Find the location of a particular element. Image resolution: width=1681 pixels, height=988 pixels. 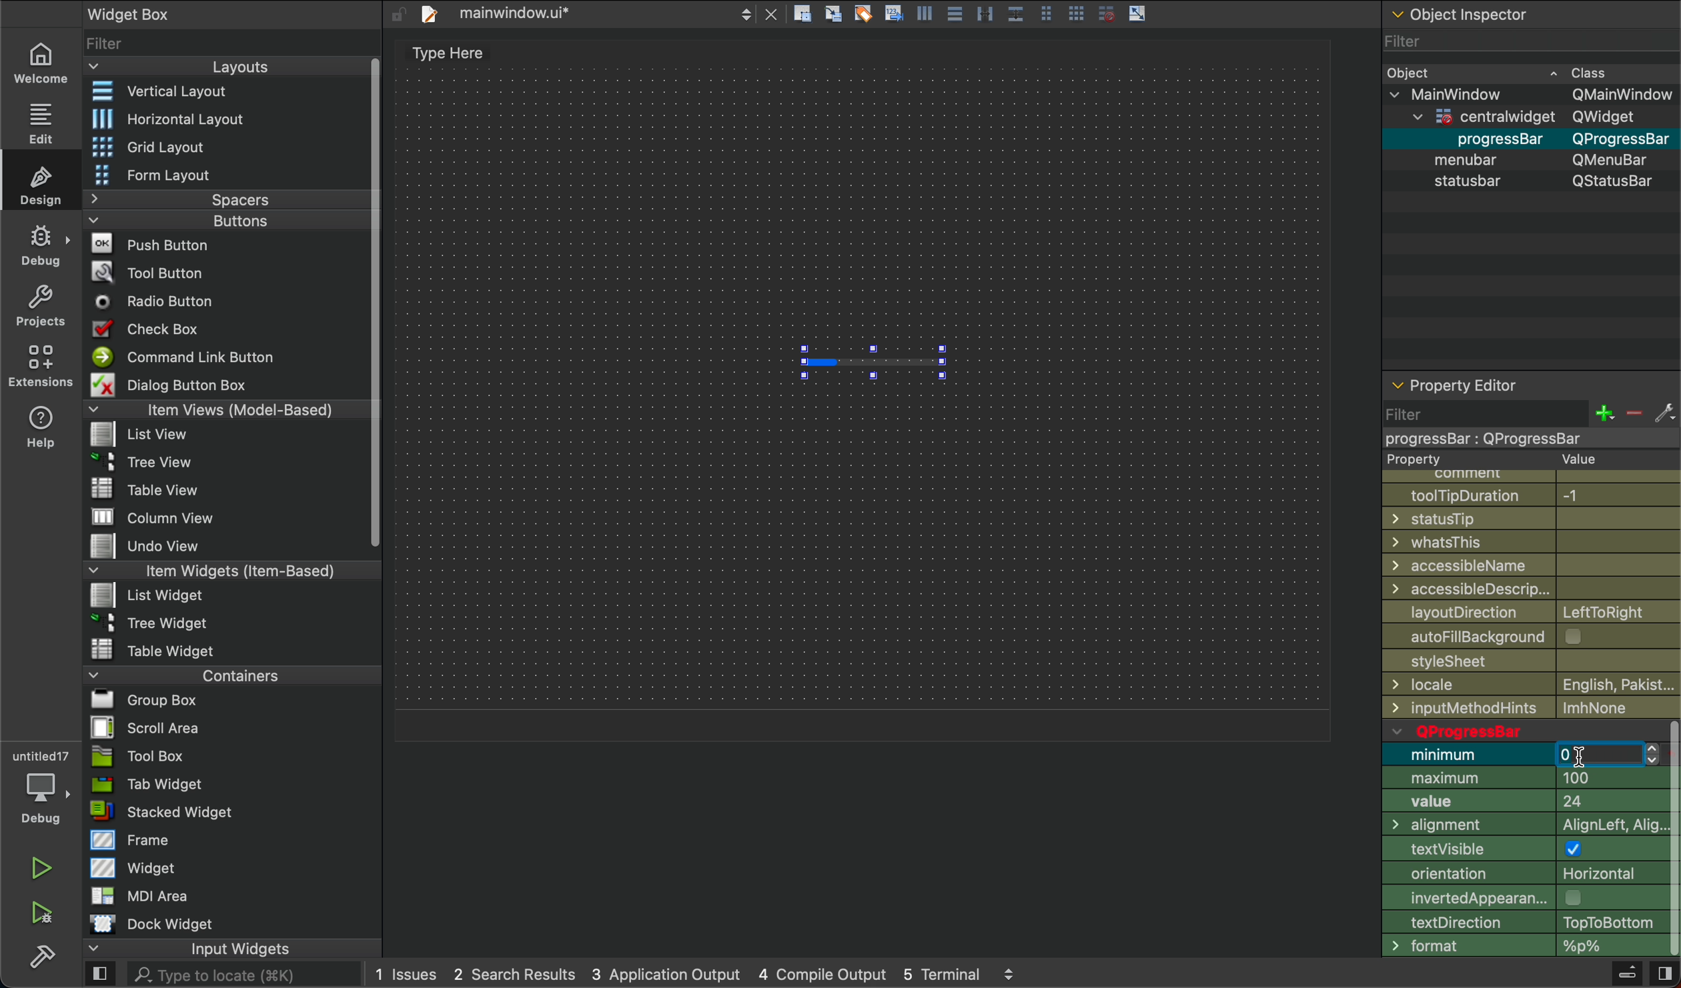

statustip is located at coordinates (1533, 519).